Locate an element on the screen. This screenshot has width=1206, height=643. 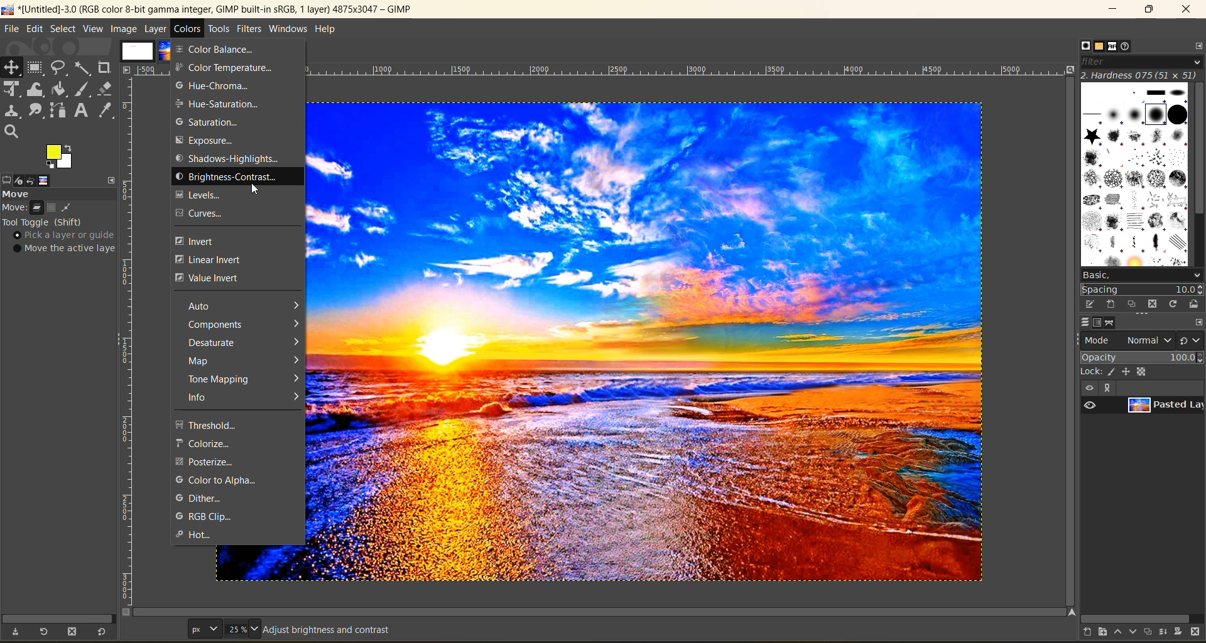
basic is located at coordinates (1141, 275).